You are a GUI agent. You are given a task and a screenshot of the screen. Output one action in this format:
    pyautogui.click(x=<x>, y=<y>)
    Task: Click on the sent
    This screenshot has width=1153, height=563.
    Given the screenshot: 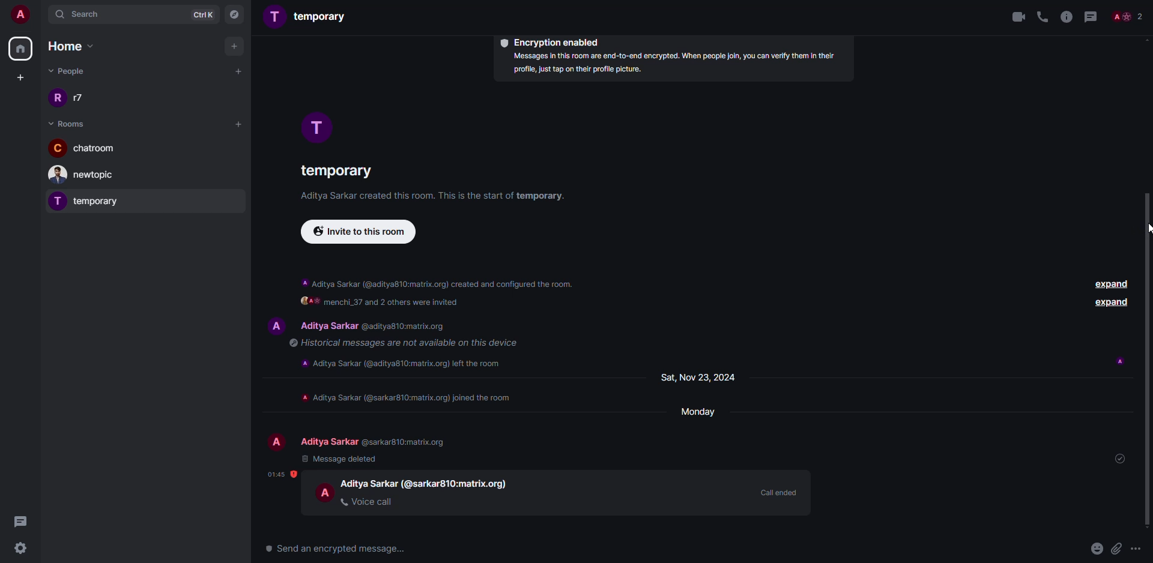 What is the action you would take?
    pyautogui.click(x=1119, y=458)
    